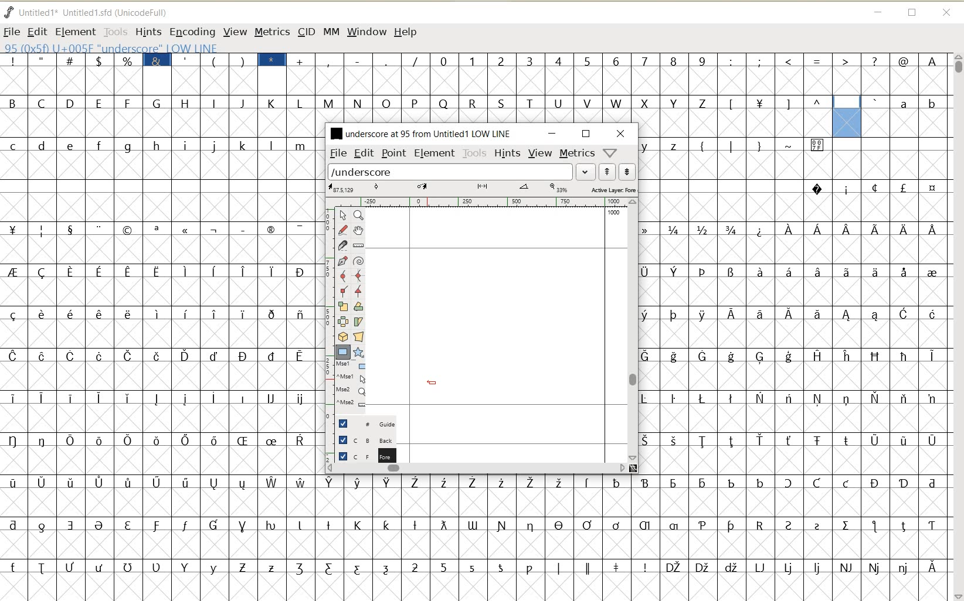 The height and width of the screenshot is (601, 964). Describe the element at coordinates (75, 32) in the screenshot. I see `ELEMENT` at that location.